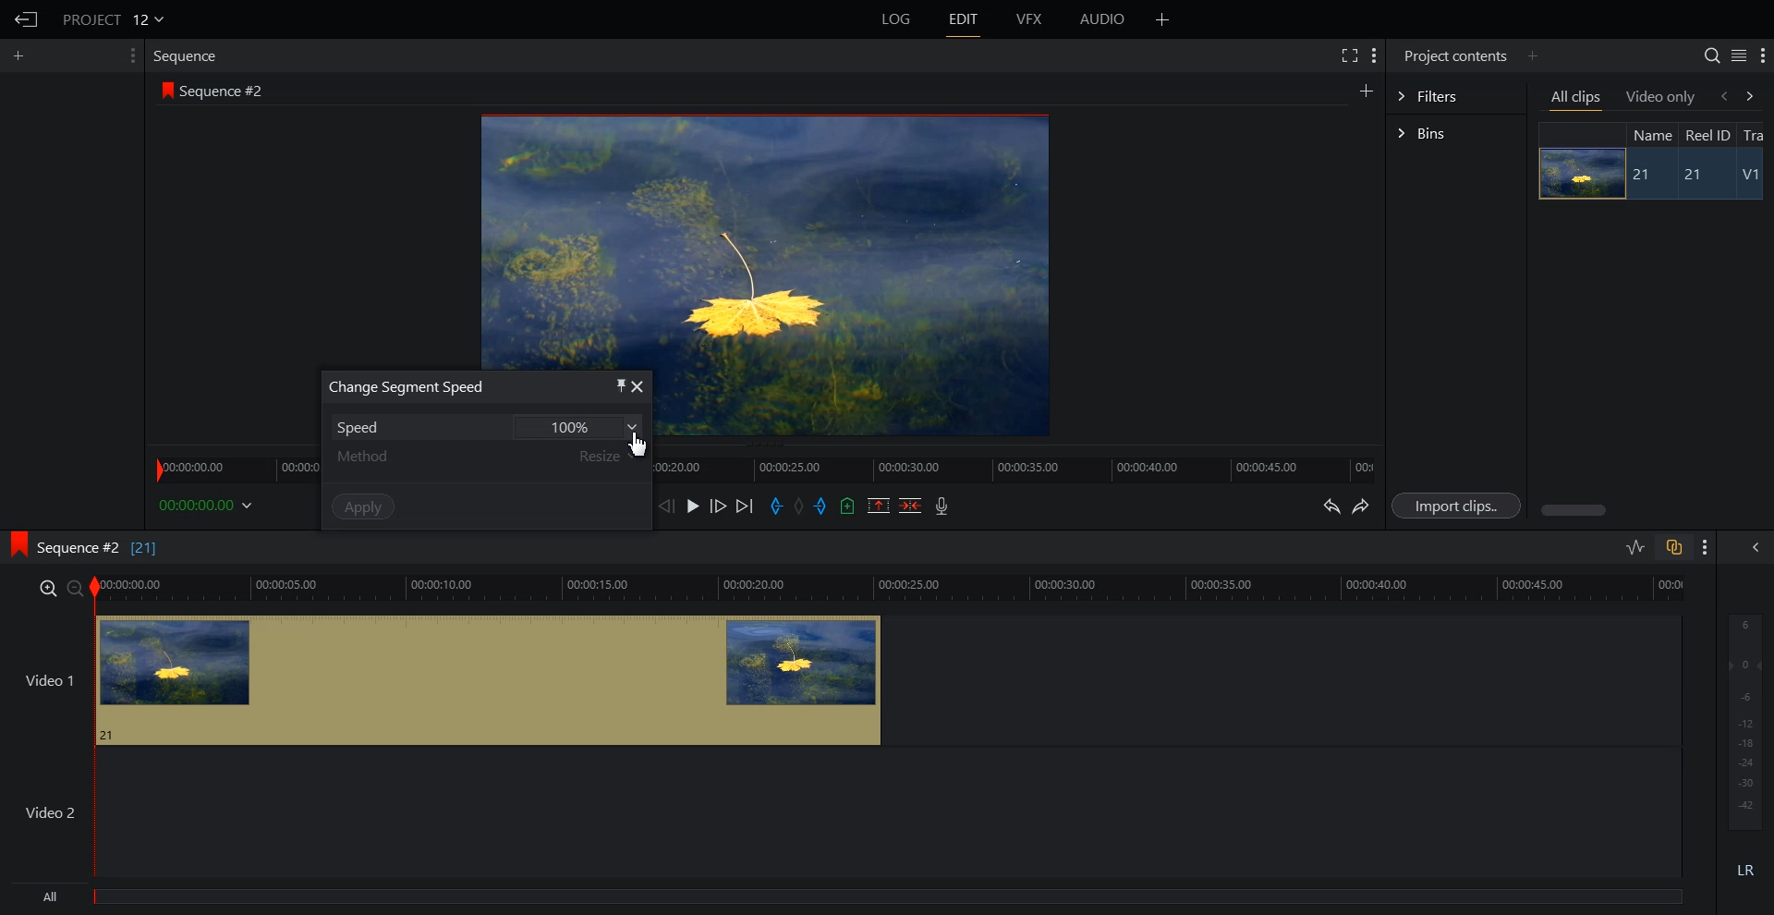 Image resolution: width=1774 pixels, height=915 pixels. What do you see at coordinates (603, 459) in the screenshot?
I see `Resize` at bounding box center [603, 459].